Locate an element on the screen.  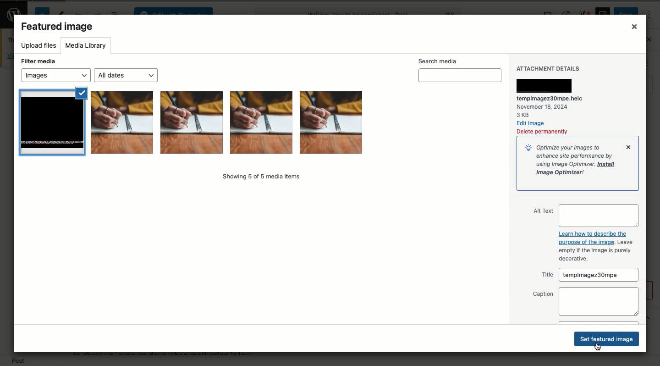
Search media is located at coordinates (457, 71).